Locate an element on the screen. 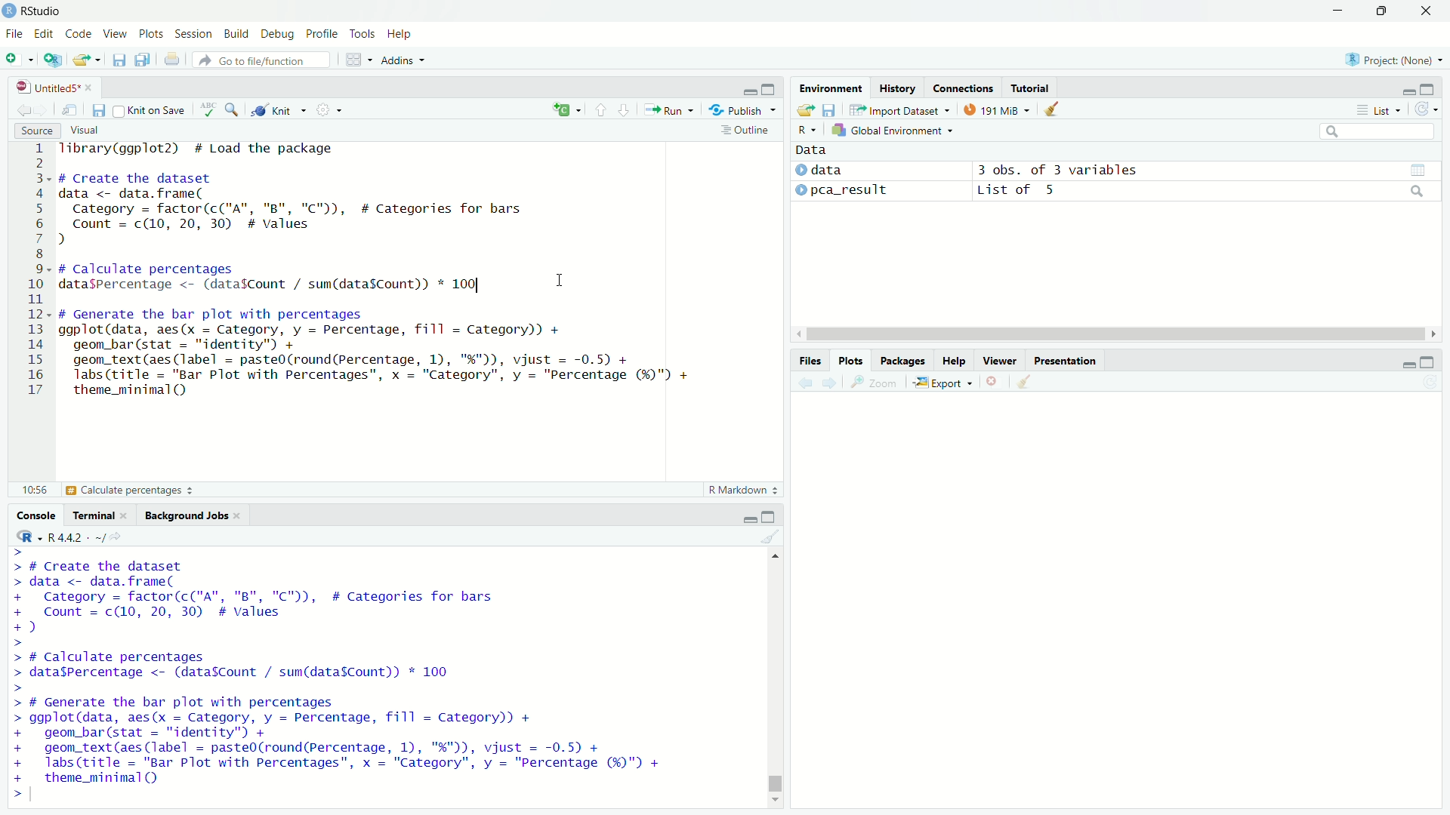 This screenshot has height=815, width=1450. memory usage: 191MB is located at coordinates (999, 109).